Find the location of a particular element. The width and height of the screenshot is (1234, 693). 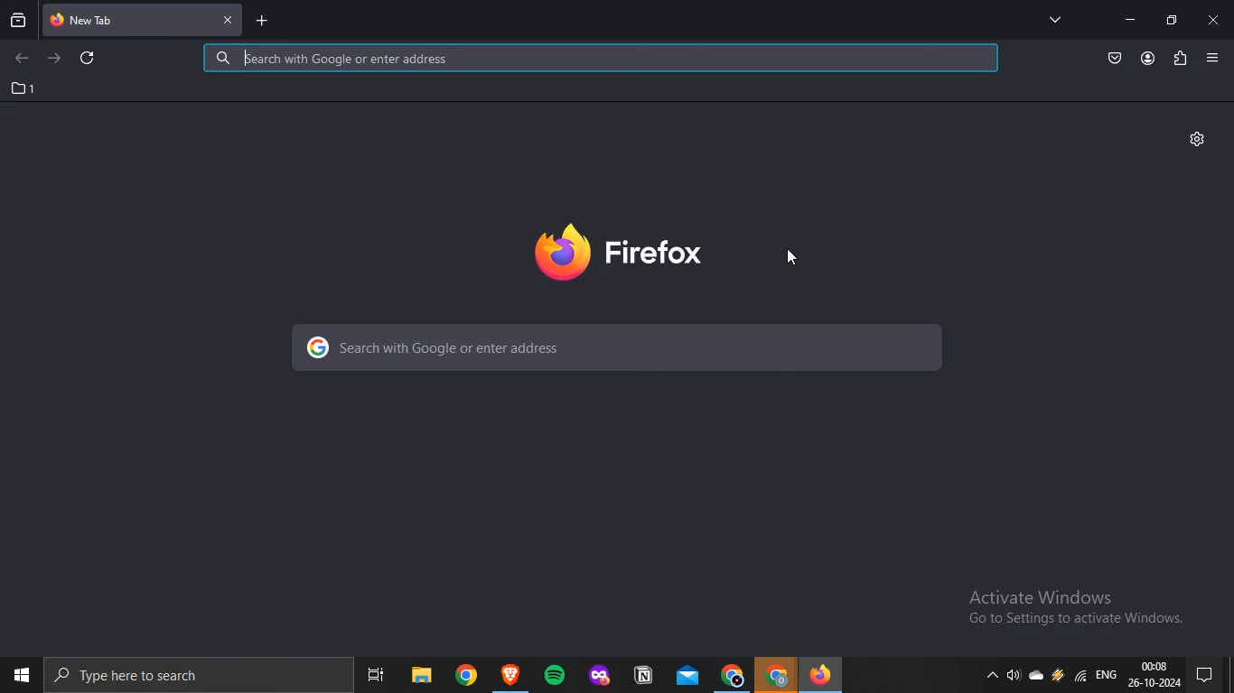

back is located at coordinates (21, 59).